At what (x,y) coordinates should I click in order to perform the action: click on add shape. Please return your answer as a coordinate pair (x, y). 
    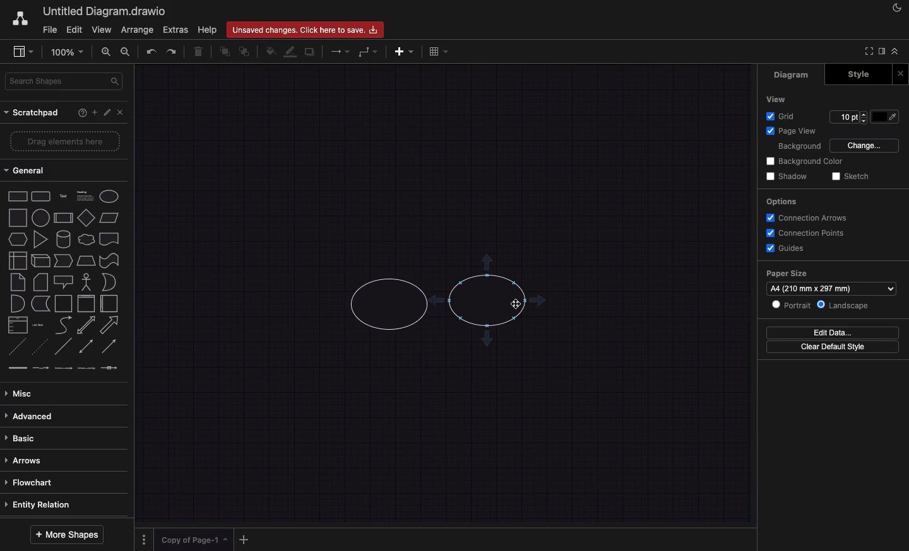
    Looking at the image, I should click on (487, 262).